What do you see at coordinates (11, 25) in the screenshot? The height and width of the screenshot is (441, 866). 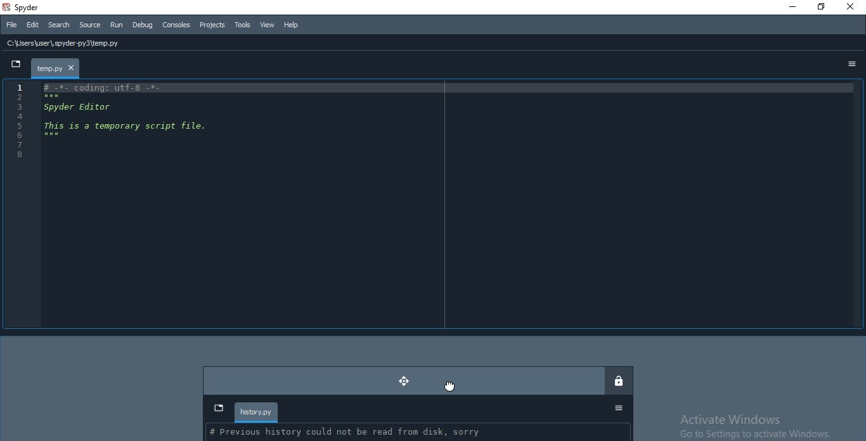 I see `File ` at bounding box center [11, 25].